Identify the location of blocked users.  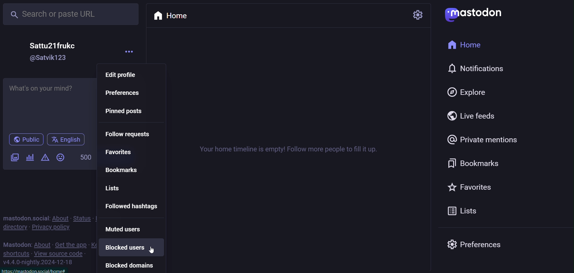
(130, 248).